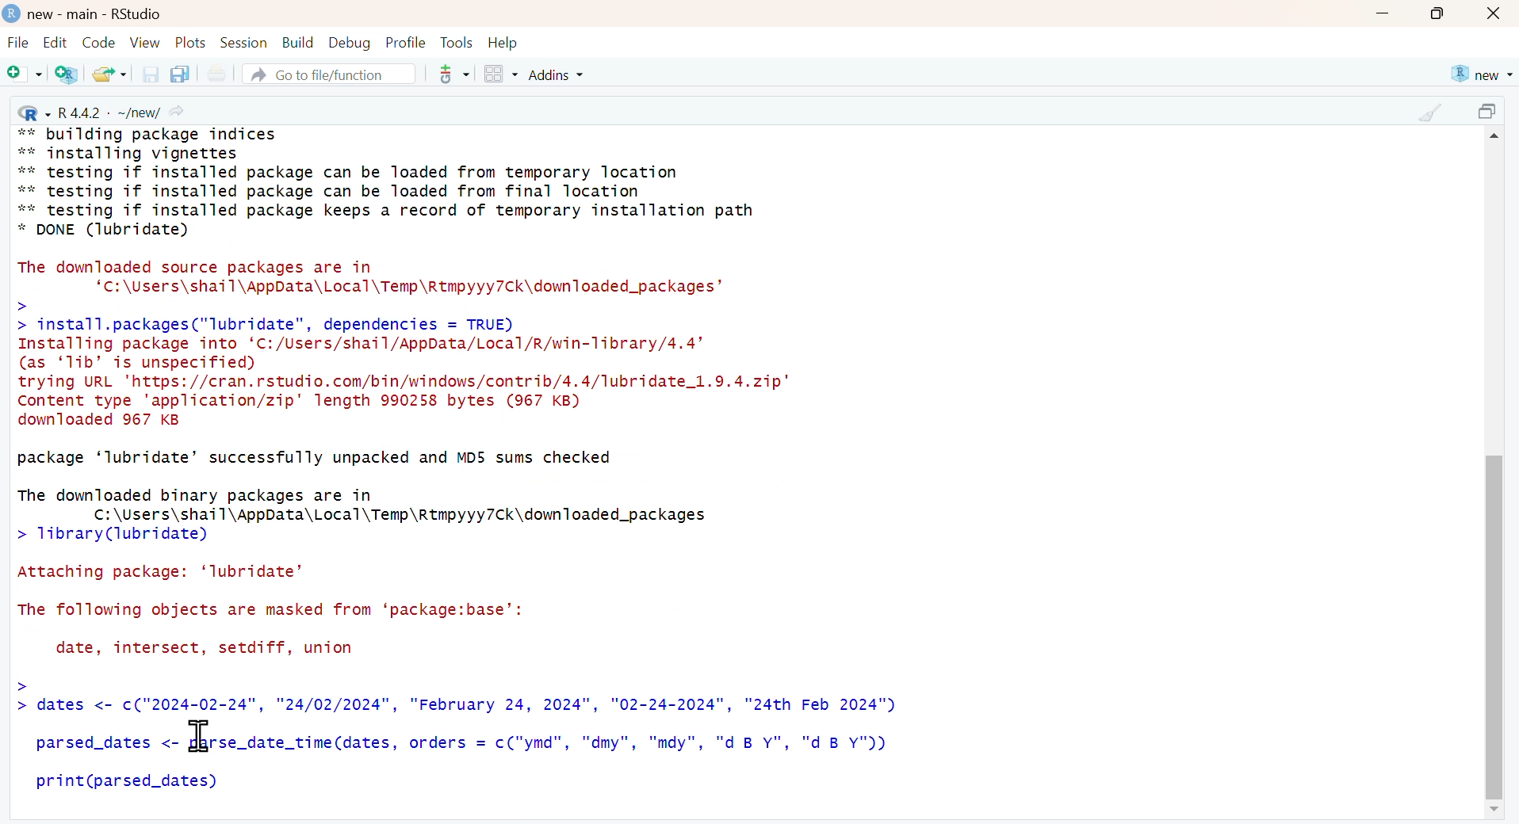  I want to click on open an existing file, so click(109, 73).